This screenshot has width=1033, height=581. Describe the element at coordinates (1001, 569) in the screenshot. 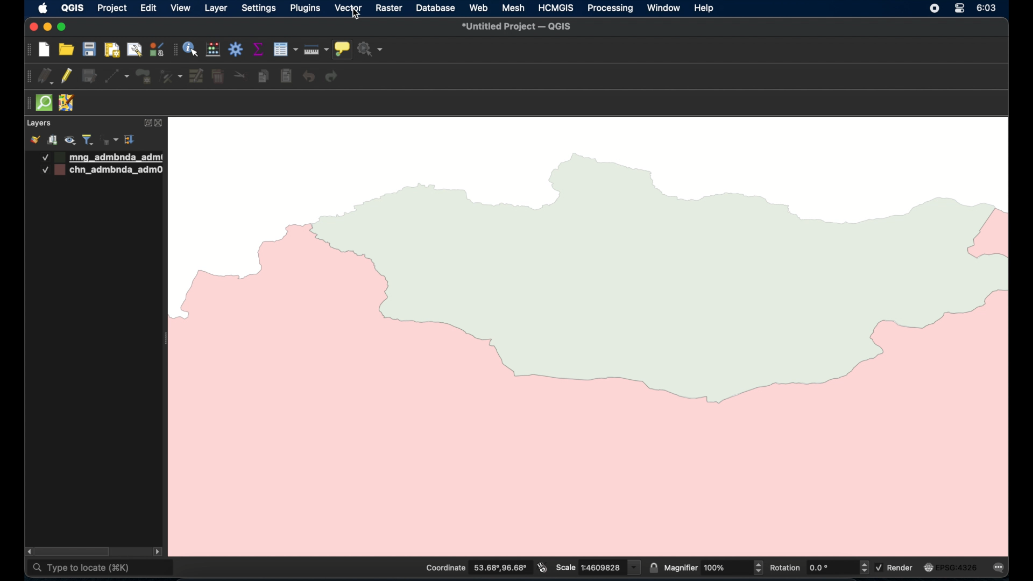

I see `messages` at that location.